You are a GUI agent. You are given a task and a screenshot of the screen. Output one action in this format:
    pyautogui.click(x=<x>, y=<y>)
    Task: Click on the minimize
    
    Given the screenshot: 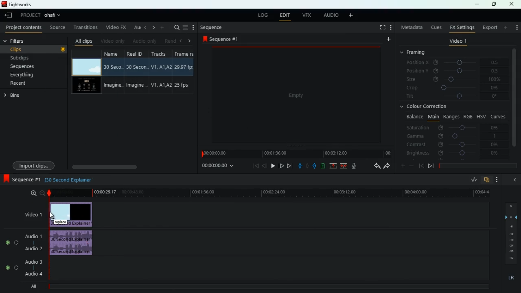 What is the action you would take?
    pyautogui.click(x=477, y=5)
    